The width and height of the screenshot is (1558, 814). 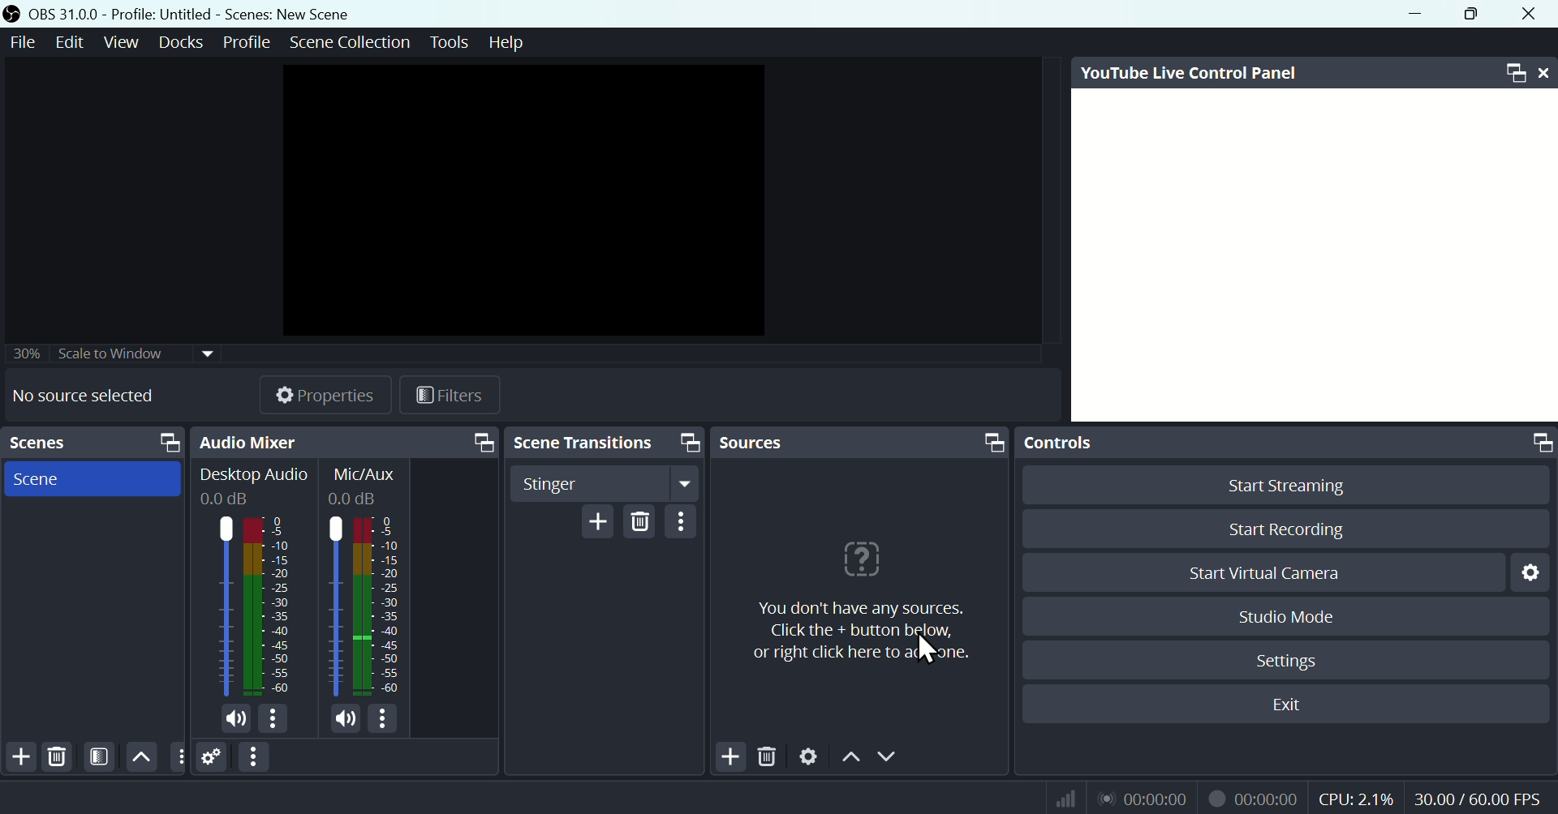 What do you see at coordinates (509, 40) in the screenshot?
I see `help` at bounding box center [509, 40].